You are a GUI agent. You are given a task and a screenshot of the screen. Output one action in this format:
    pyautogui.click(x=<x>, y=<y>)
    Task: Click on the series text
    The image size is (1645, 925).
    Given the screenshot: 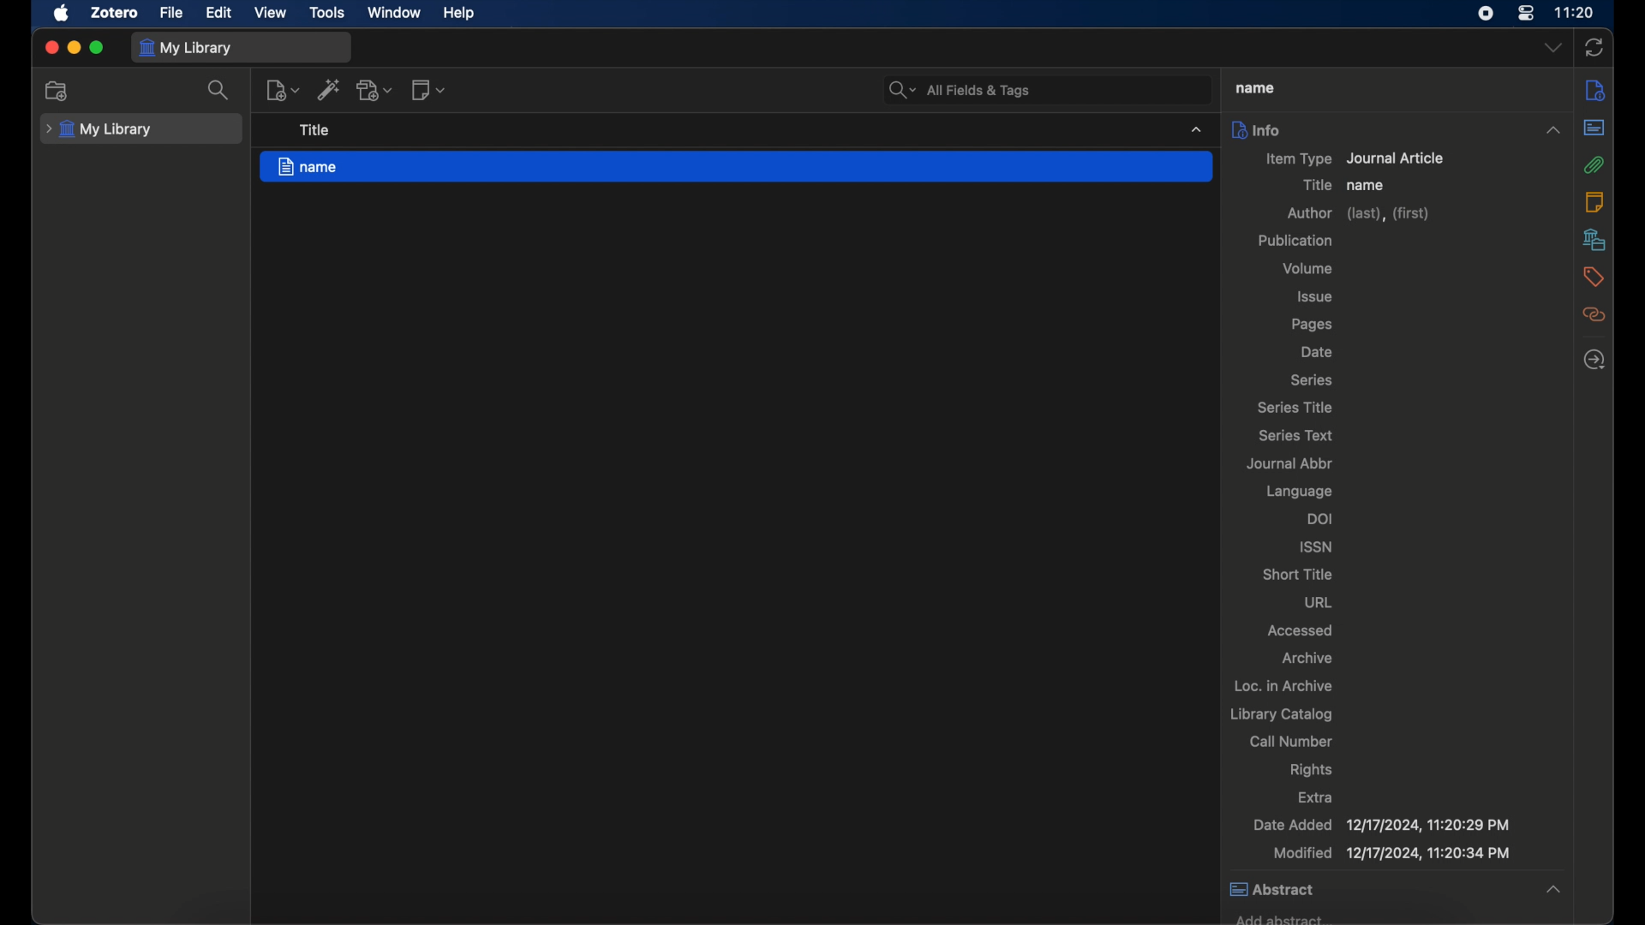 What is the action you would take?
    pyautogui.click(x=1296, y=436)
    